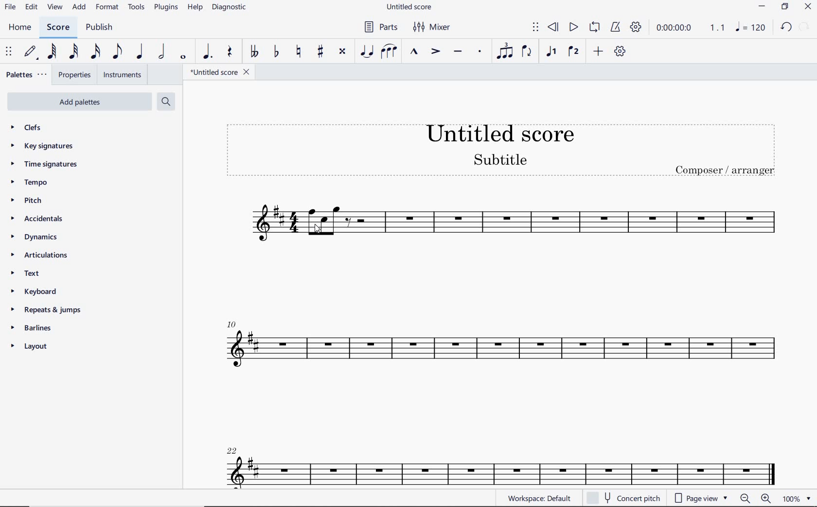 The height and width of the screenshot is (507, 817). I want to click on STACCATO, so click(480, 52).